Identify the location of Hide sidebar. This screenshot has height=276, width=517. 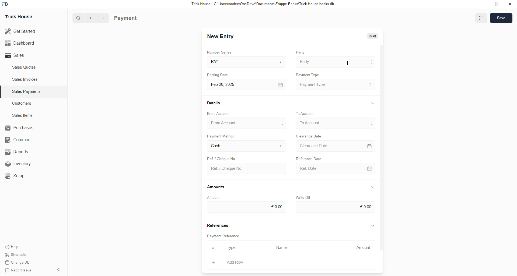
(59, 270).